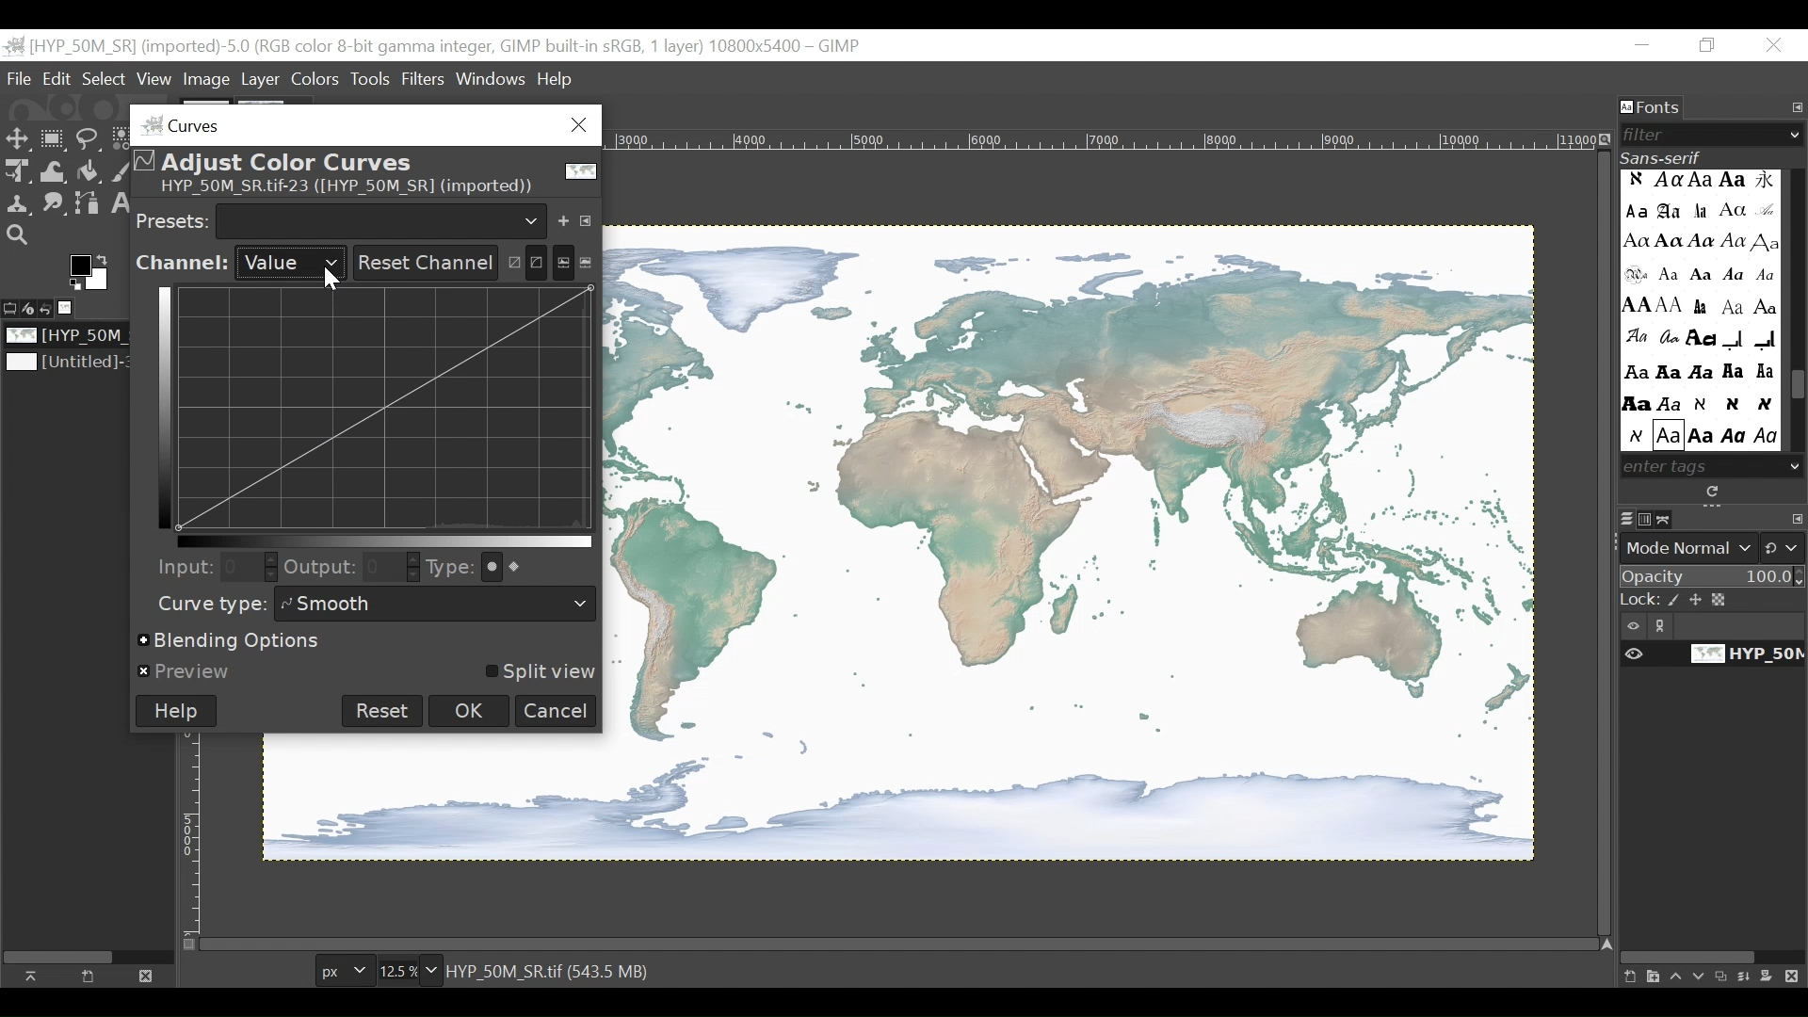  I want to click on Image, so click(1071, 544).